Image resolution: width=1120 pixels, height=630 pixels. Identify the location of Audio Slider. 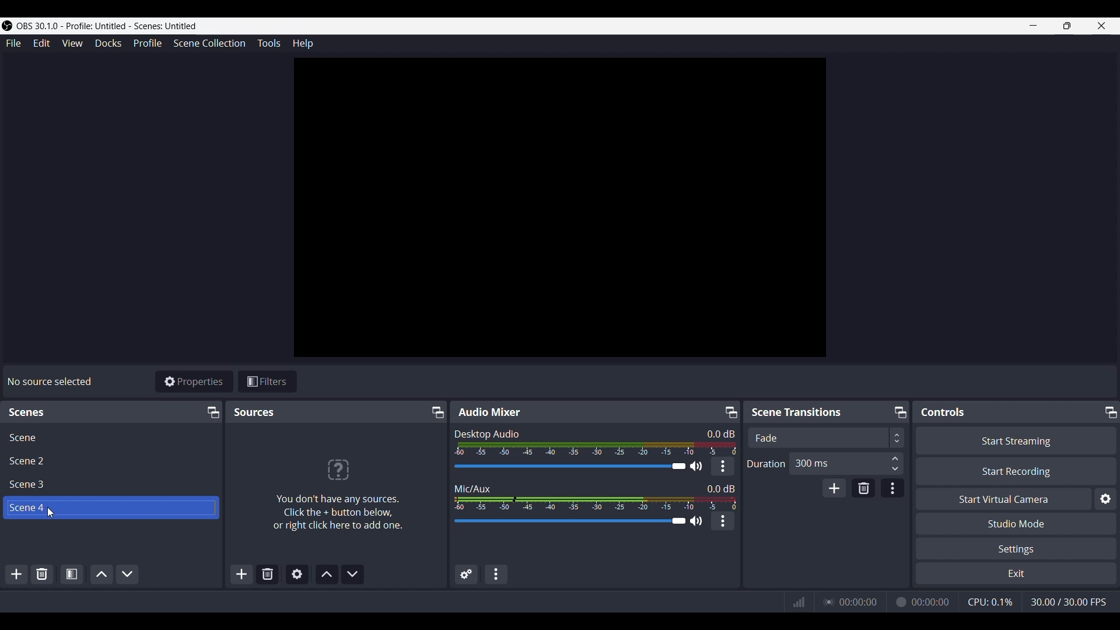
(570, 466).